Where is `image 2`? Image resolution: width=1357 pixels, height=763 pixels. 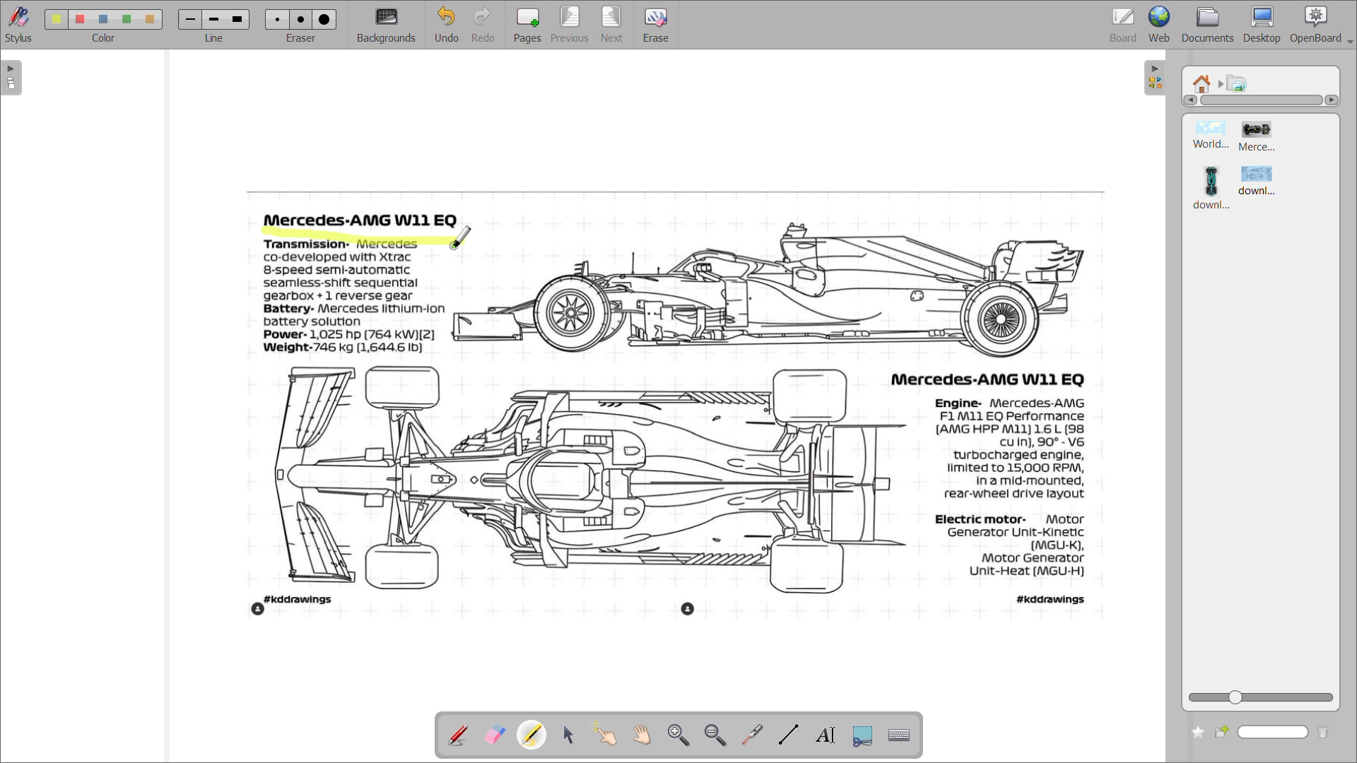
image 2 is located at coordinates (1257, 139).